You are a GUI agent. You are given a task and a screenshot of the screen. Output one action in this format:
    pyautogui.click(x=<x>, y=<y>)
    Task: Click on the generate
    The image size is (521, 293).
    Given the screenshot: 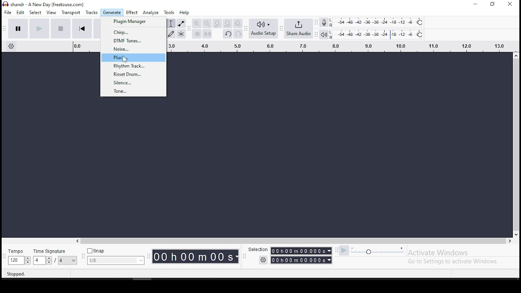 What is the action you would take?
    pyautogui.click(x=112, y=13)
    